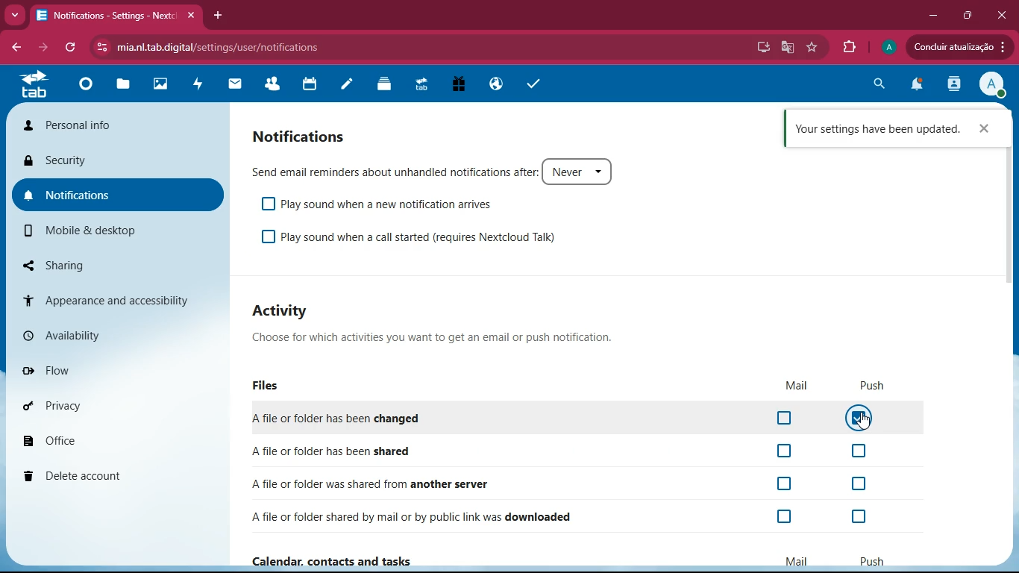 The image size is (1019, 573). What do you see at coordinates (862, 518) in the screenshot?
I see `off` at bounding box center [862, 518].